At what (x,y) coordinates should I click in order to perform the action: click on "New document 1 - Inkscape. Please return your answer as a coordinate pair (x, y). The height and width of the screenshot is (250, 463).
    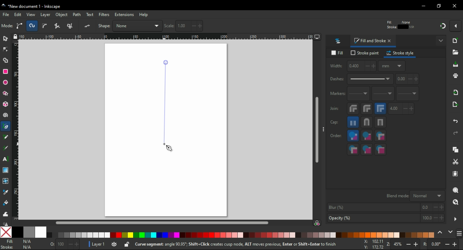
    Looking at the image, I should click on (32, 7).